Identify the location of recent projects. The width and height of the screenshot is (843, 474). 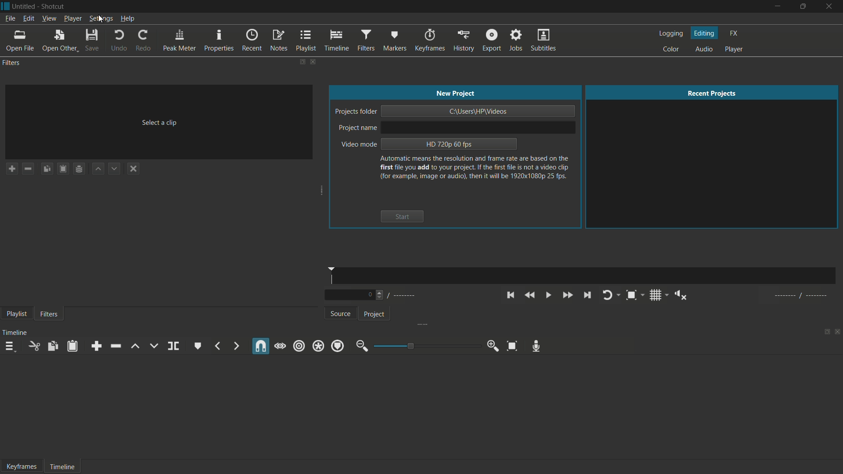
(713, 93).